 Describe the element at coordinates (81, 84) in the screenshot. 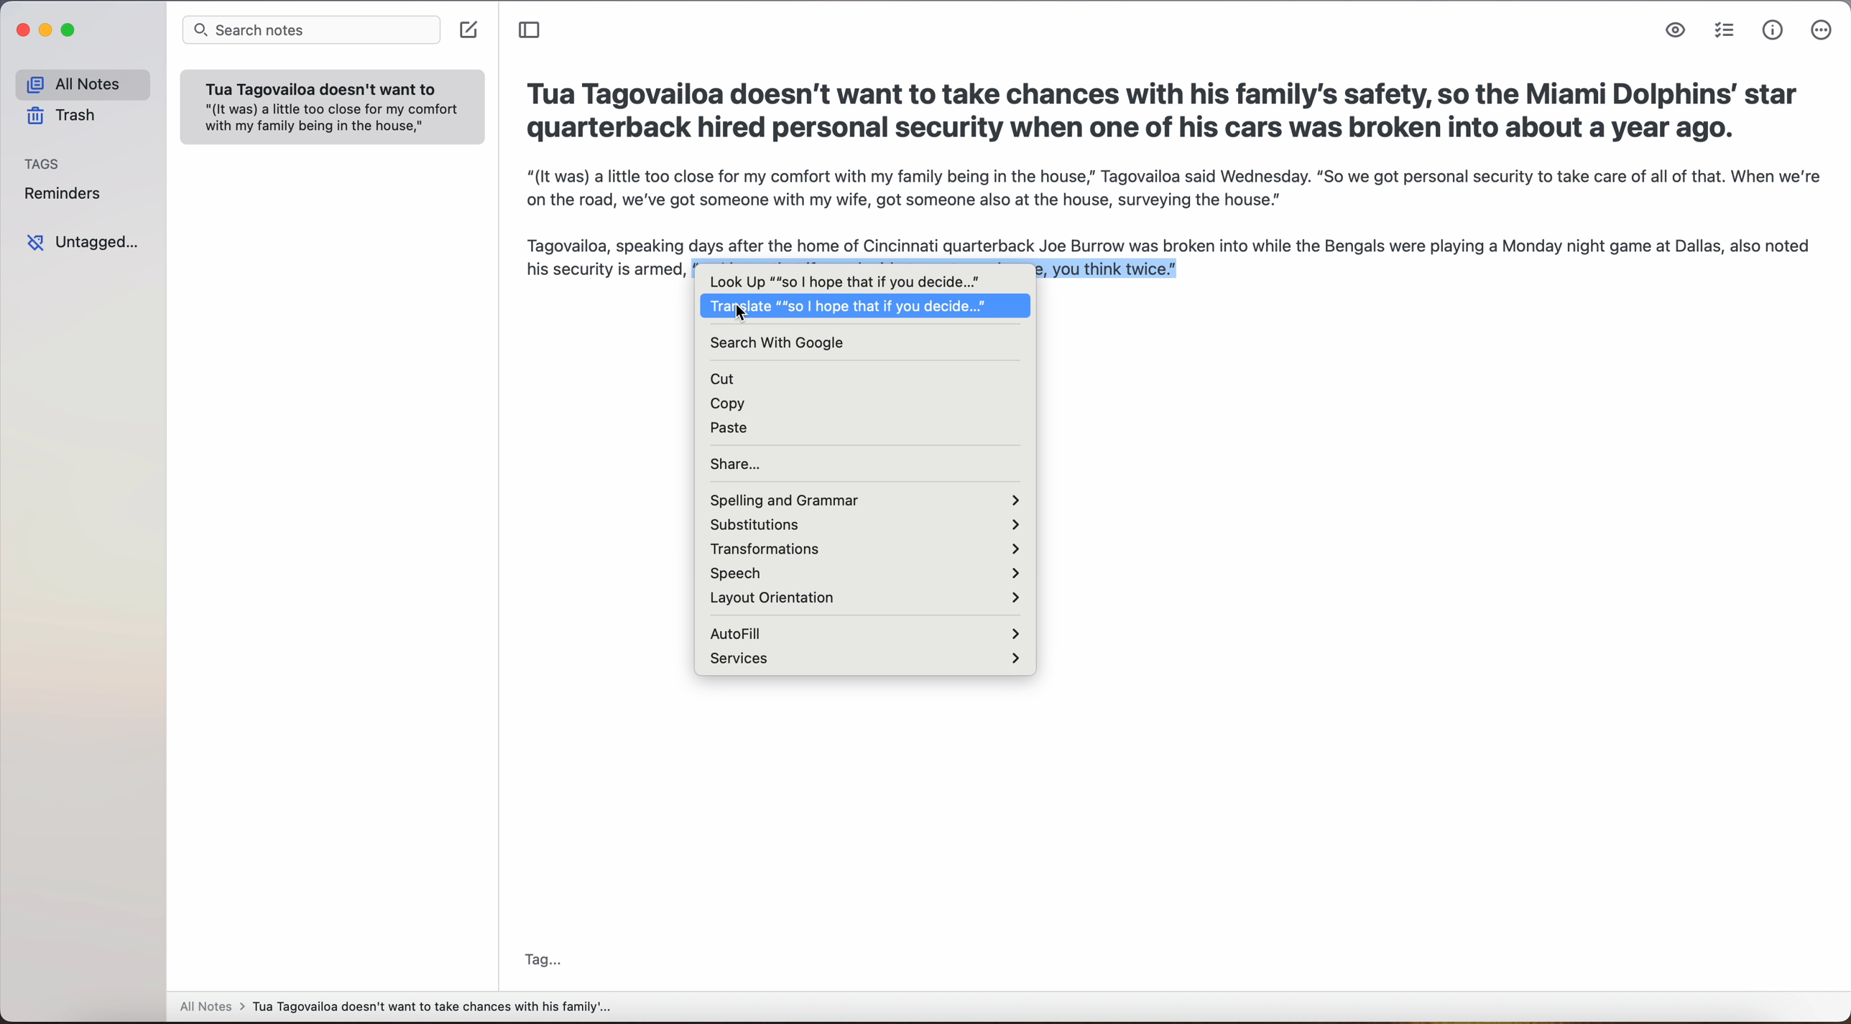

I see `all notes` at that location.